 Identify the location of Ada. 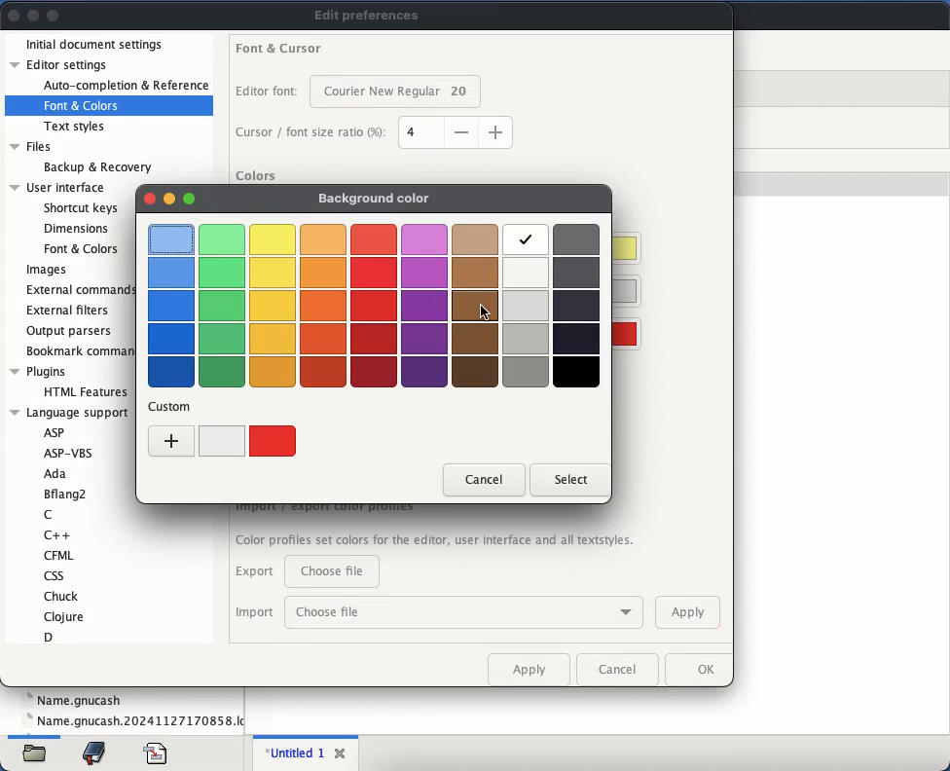
(55, 474).